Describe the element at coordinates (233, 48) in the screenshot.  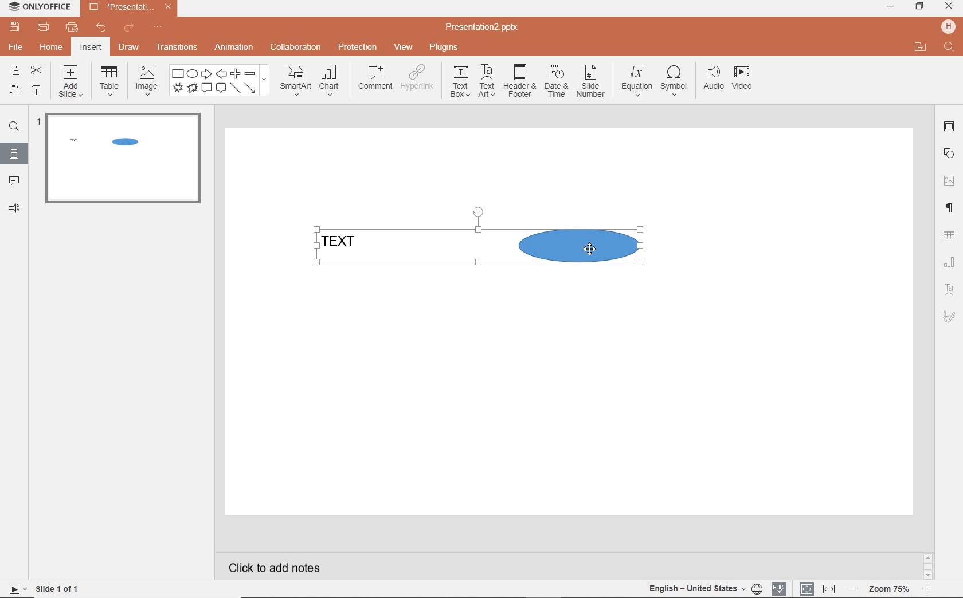
I see `animation` at that location.